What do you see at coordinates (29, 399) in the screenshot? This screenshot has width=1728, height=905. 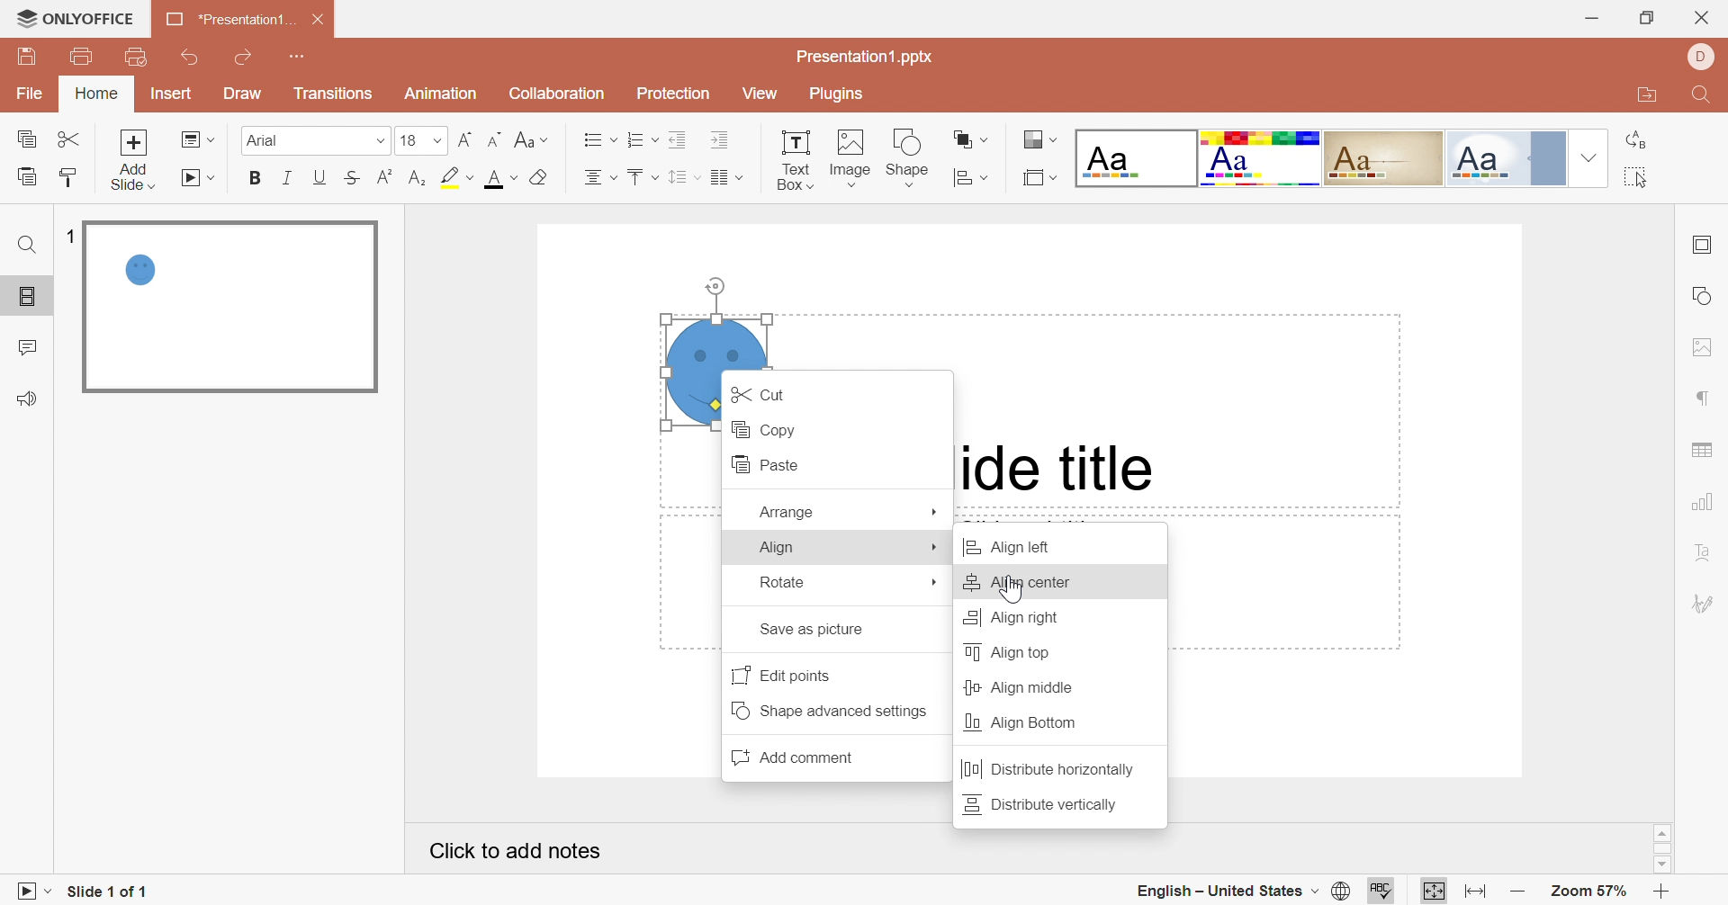 I see `Feedback & Support` at bounding box center [29, 399].